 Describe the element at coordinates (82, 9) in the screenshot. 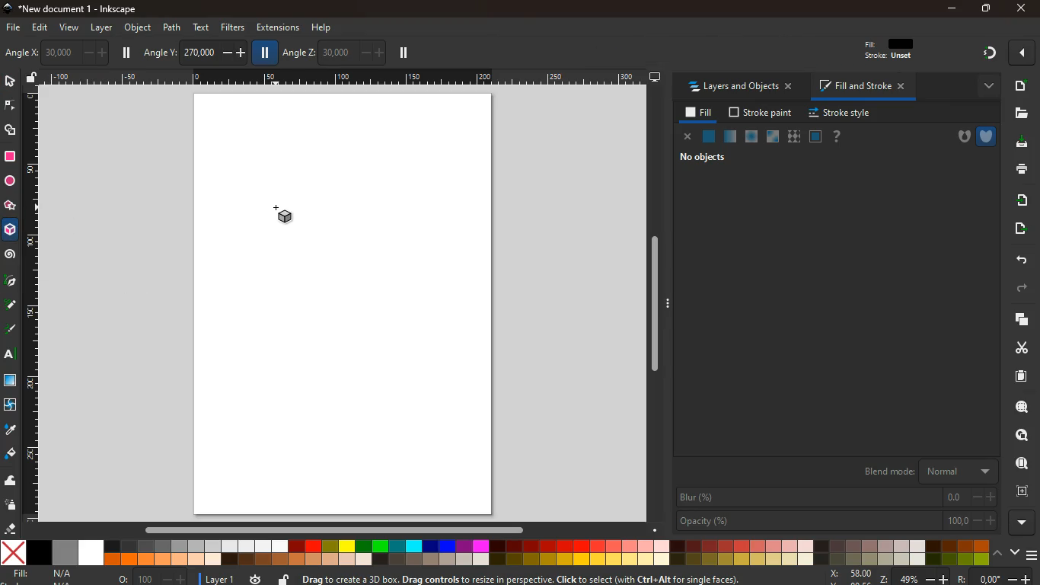

I see `inkscape` at that location.